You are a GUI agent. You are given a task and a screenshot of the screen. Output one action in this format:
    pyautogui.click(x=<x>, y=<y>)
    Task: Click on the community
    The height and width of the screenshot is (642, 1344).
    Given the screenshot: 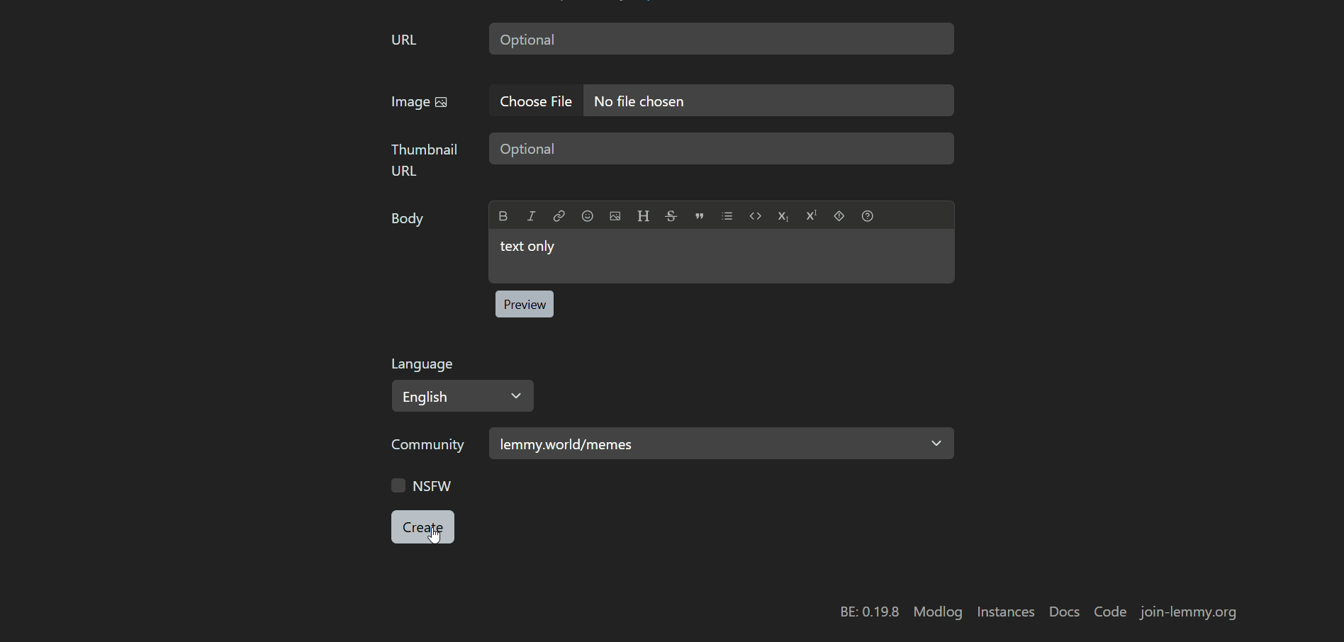 What is the action you would take?
    pyautogui.click(x=432, y=446)
    